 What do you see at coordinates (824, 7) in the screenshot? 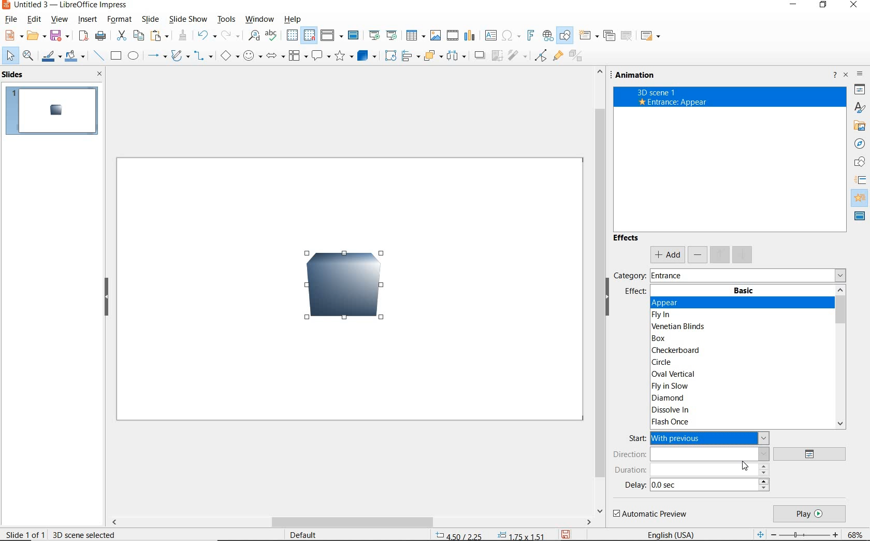
I see `RESTORE DOWN` at bounding box center [824, 7].